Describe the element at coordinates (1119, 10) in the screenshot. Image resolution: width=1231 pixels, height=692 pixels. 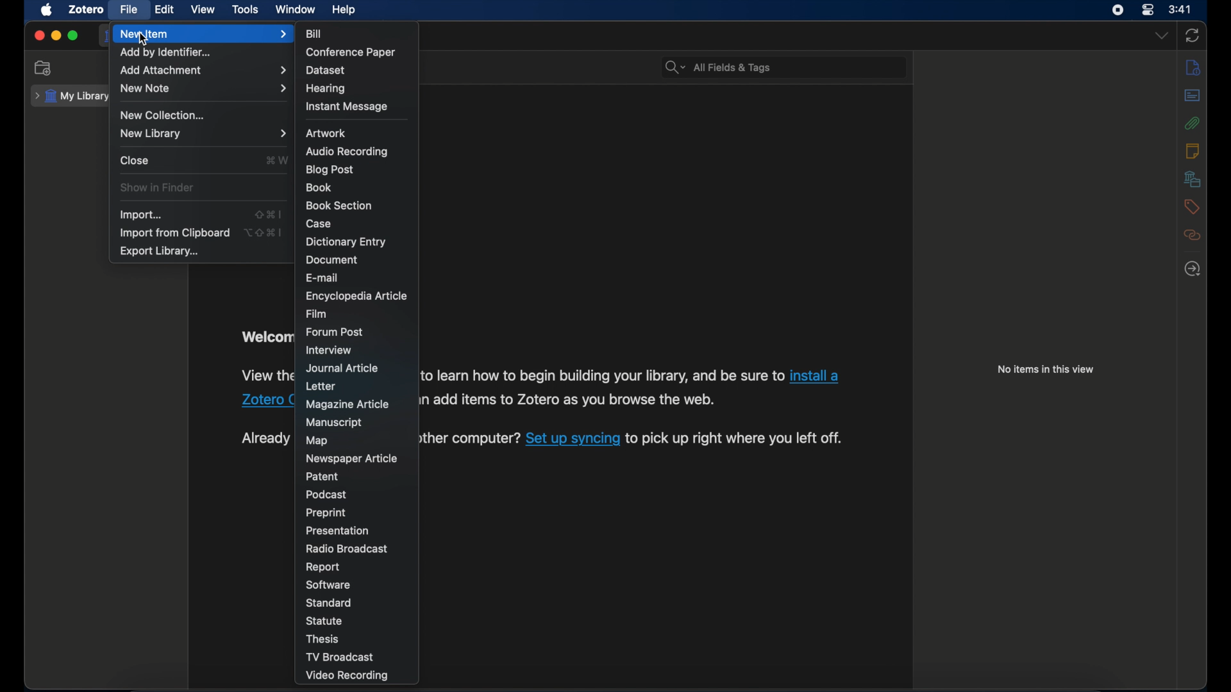
I see `screen recorder` at that location.